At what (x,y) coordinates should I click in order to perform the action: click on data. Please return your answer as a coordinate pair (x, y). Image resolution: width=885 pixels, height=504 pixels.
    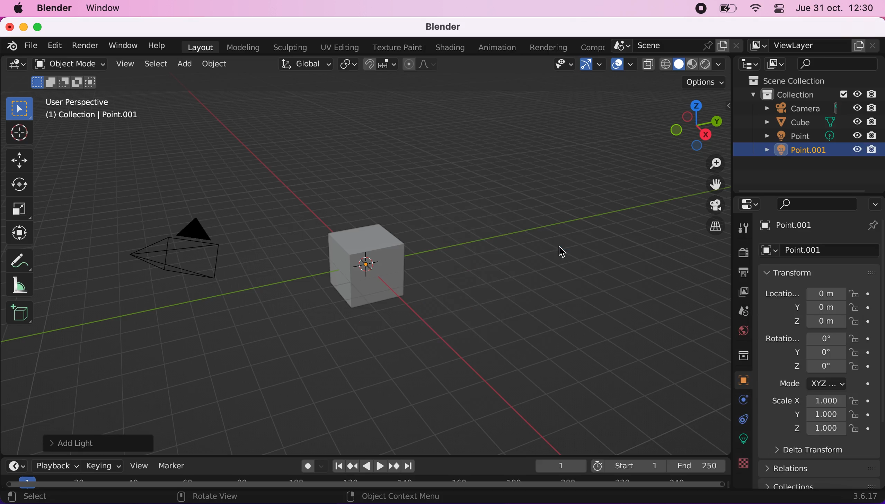
    Looking at the image, I should click on (744, 418).